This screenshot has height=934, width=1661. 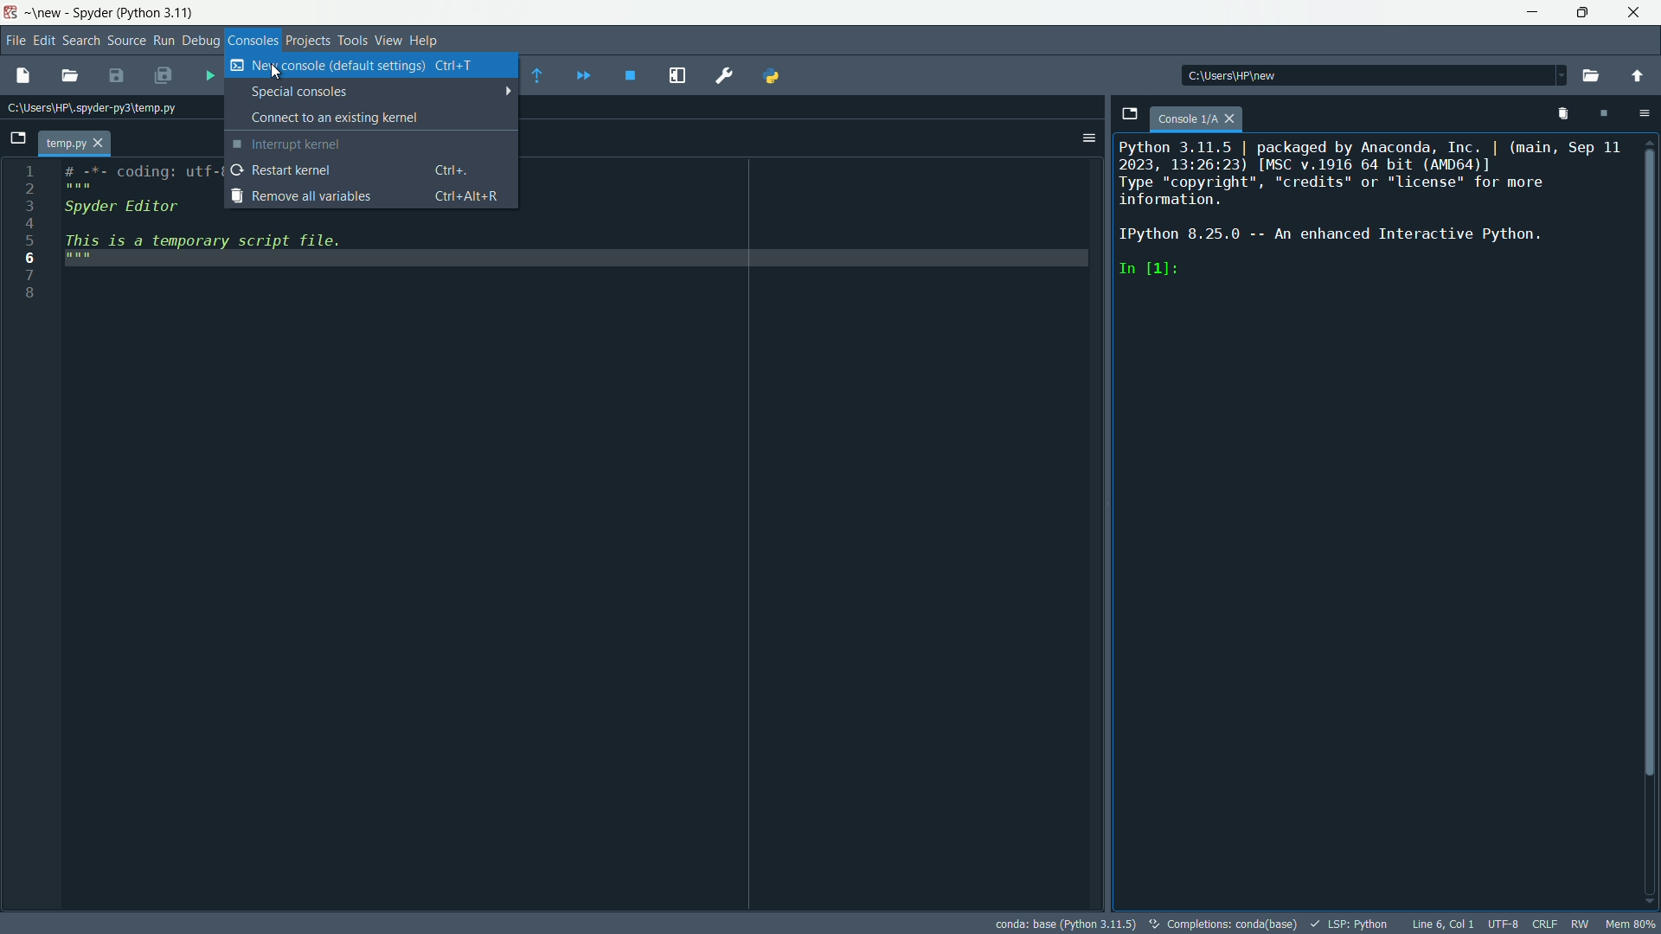 I want to click on new consoles(default settings), so click(x=372, y=65).